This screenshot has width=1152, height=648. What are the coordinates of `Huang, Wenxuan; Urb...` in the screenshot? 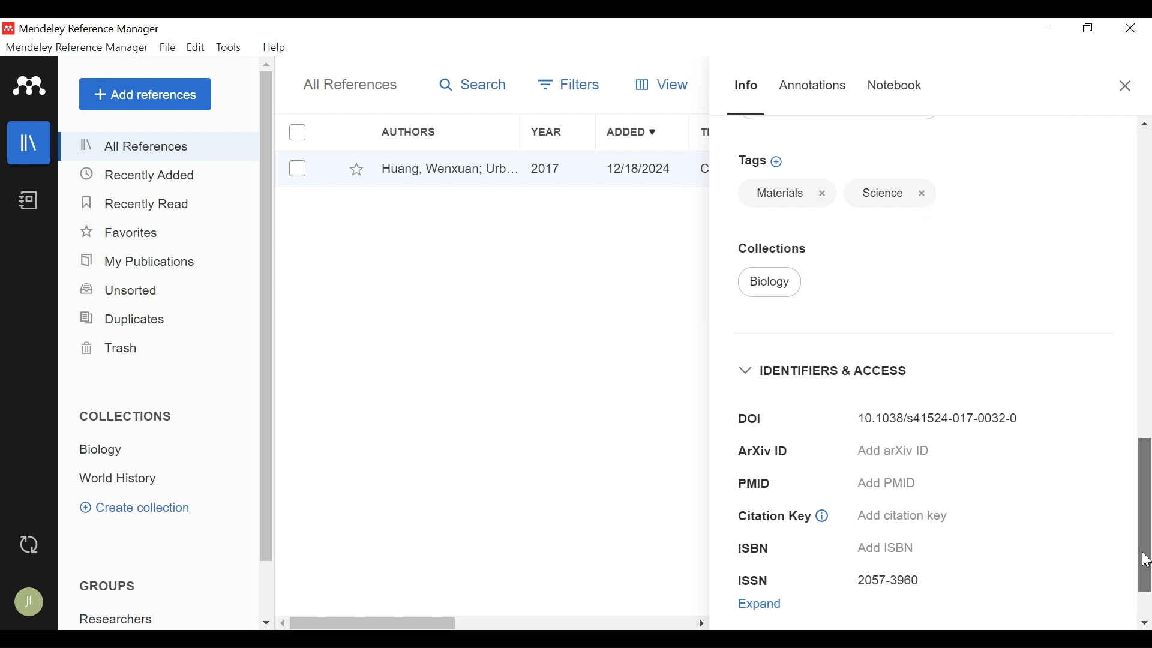 It's located at (449, 169).